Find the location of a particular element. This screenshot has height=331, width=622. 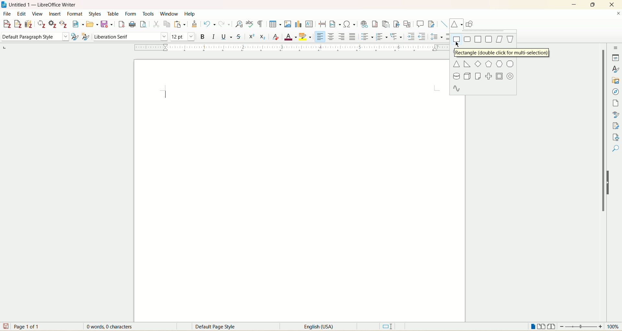

diamond is located at coordinates (478, 63).